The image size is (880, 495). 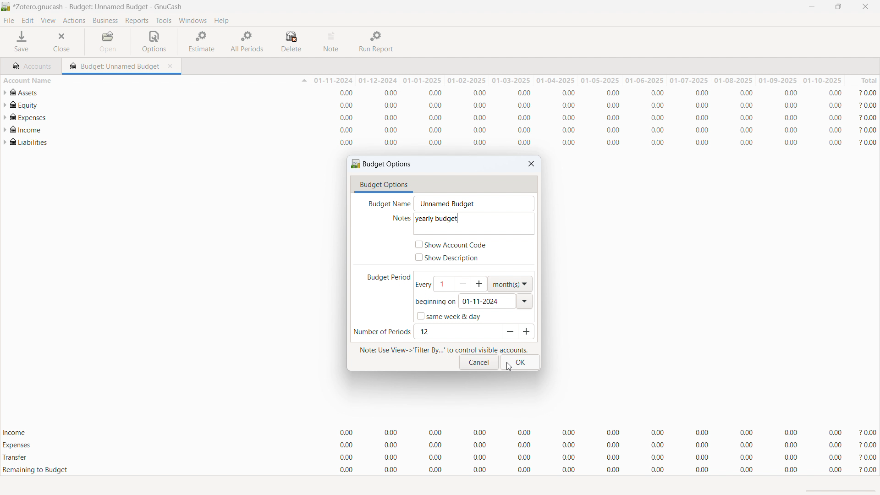 I want to click on cancel, so click(x=479, y=363).